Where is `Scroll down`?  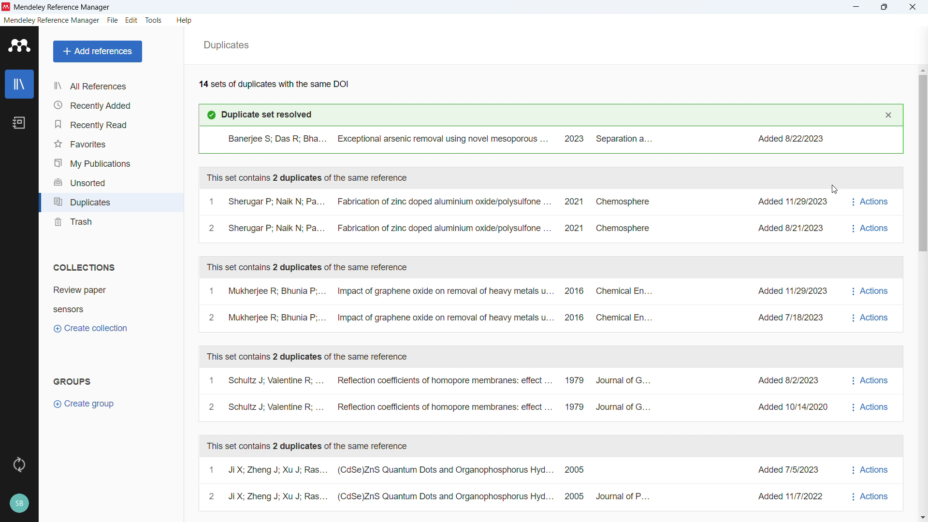
Scroll down is located at coordinates (922, 517).